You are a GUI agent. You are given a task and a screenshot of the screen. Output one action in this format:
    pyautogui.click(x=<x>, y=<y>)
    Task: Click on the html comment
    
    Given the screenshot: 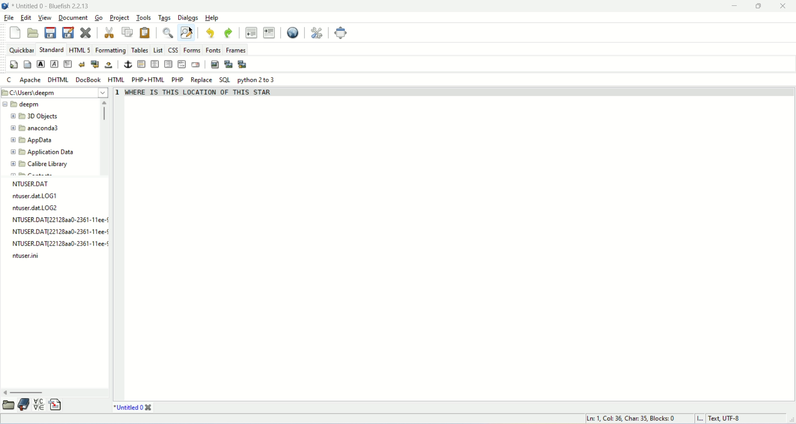 What is the action you would take?
    pyautogui.click(x=182, y=65)
    